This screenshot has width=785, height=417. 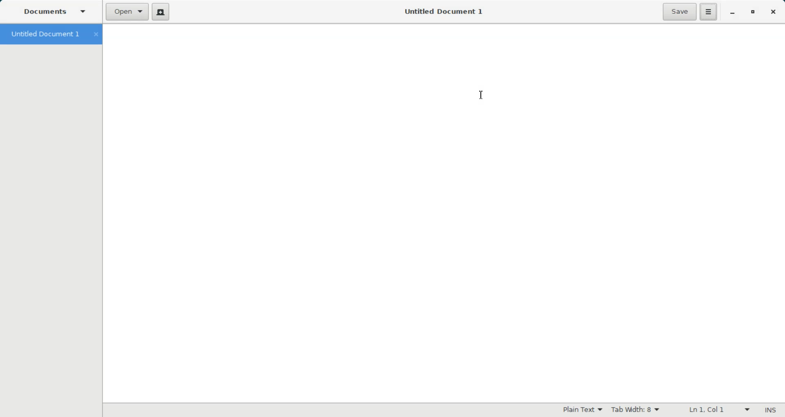 I want to click on Save, so click(x=680, y=11).